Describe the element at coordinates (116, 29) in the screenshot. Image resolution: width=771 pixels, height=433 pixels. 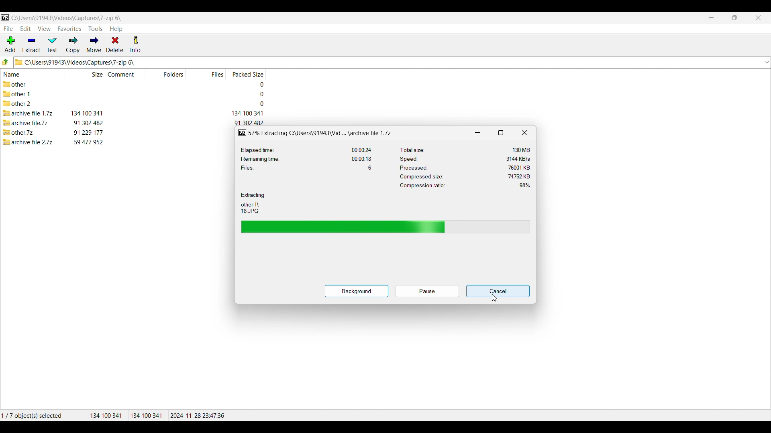
I see `Help menu` at that location.